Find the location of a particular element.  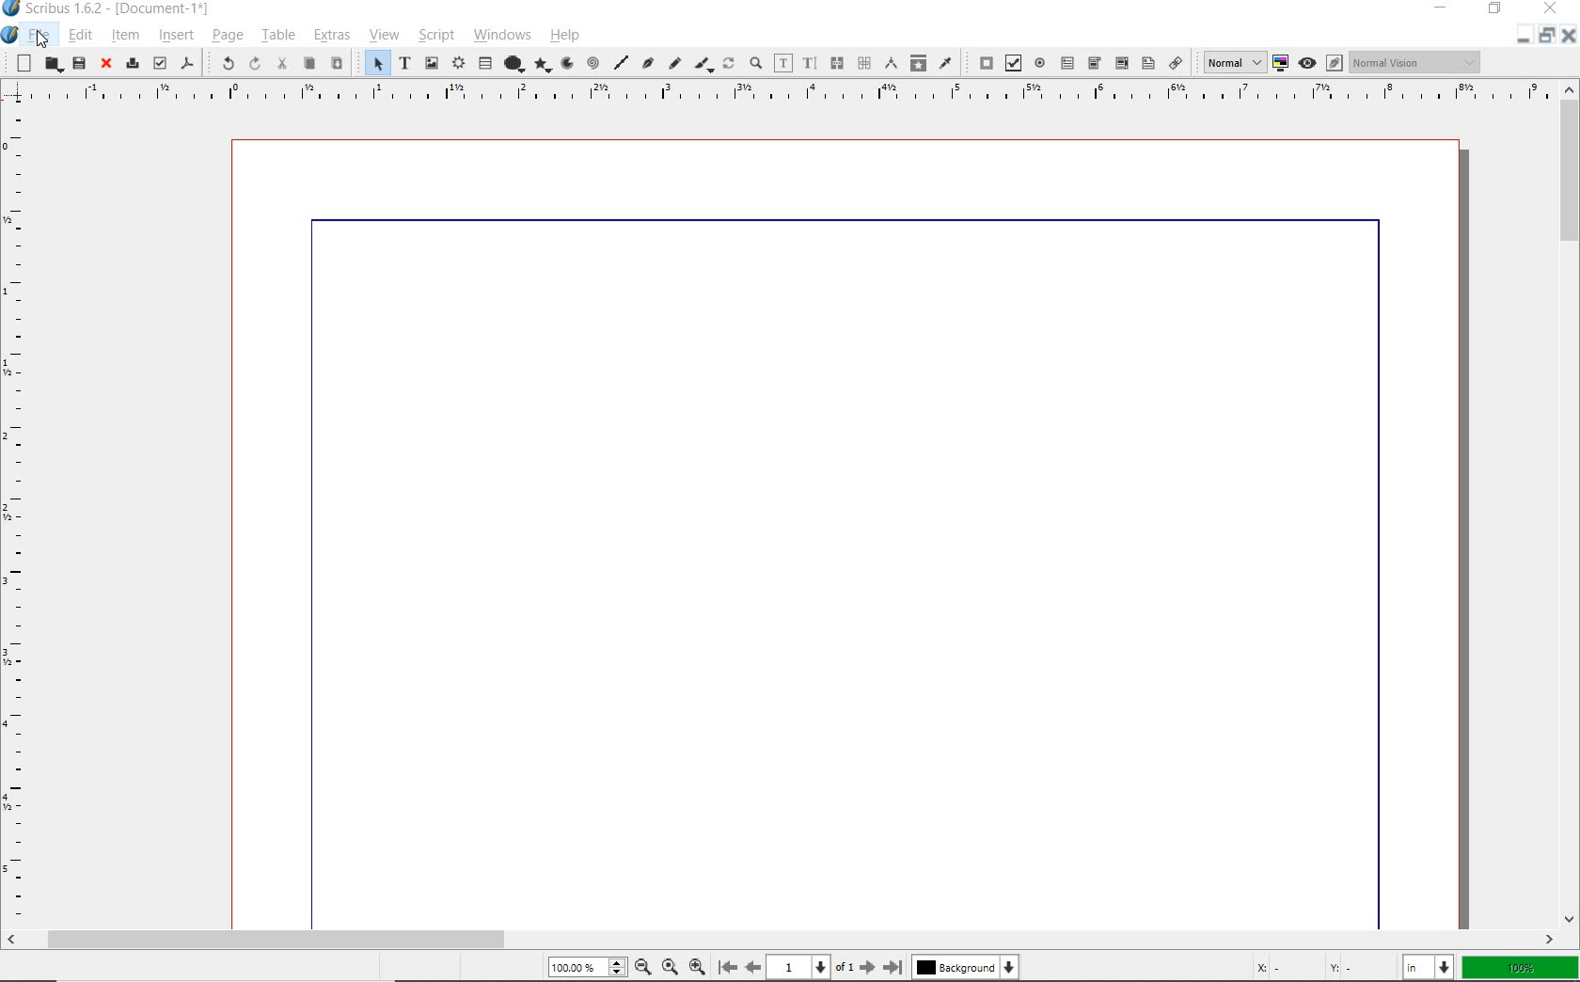

Bezier curve is located at coordinates (648, 63).